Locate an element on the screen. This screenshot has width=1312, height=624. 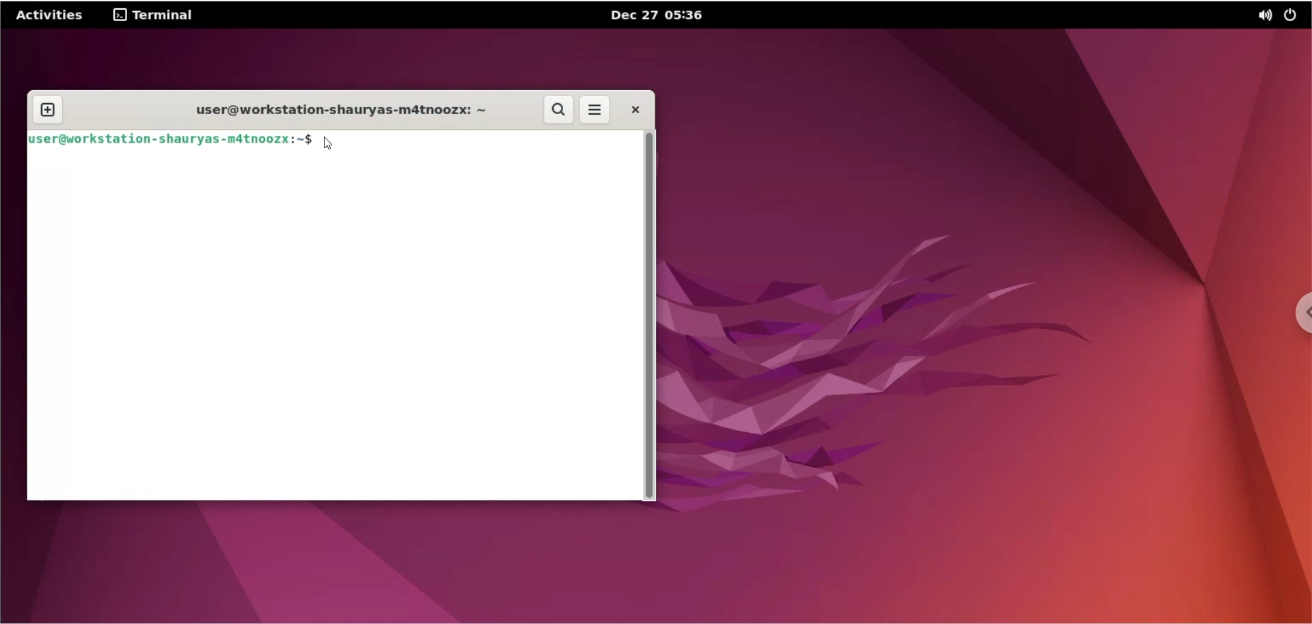
user@workstation-shauryas-m4tnoozx: ~$ is located at coordinates (173, 138).